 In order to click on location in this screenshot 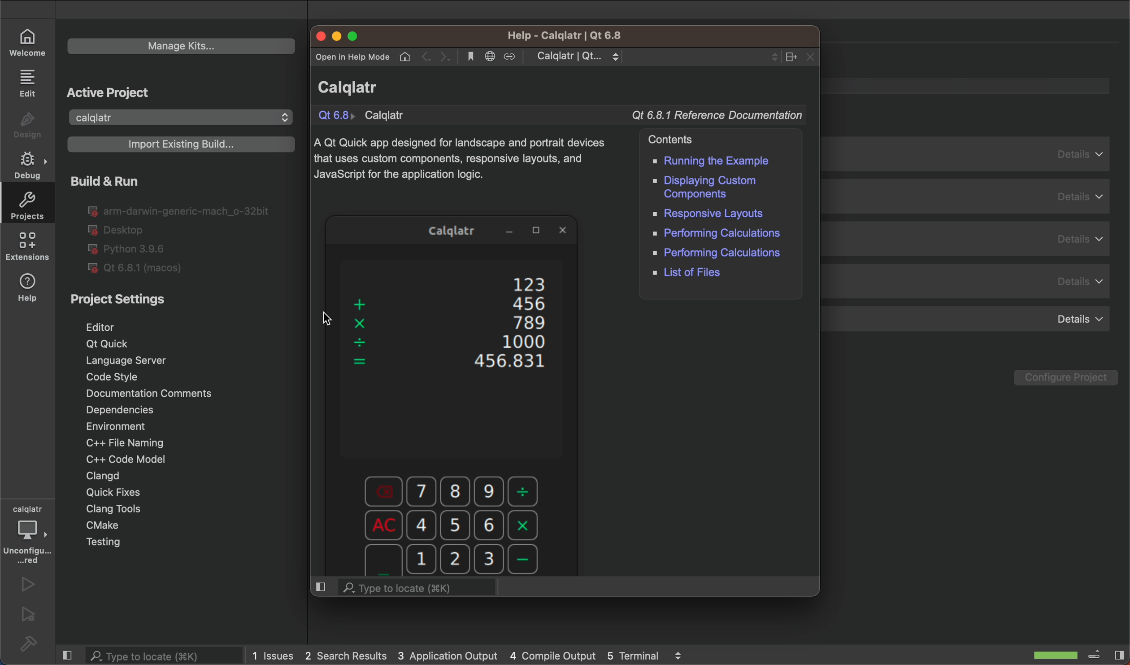, I will do `click(422, 590)`.